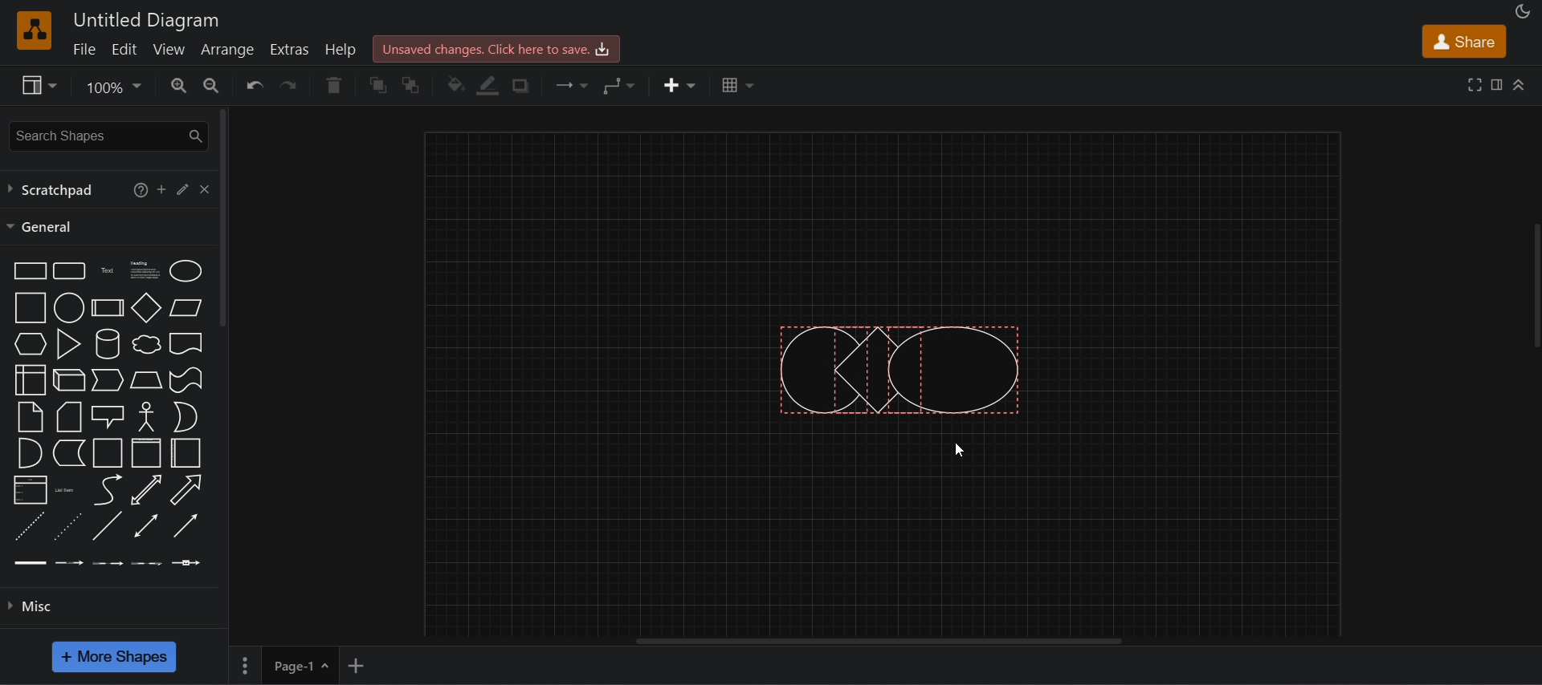 This screenshot has height=685, width=1542. I want to click on tavle, so click(738, 85).